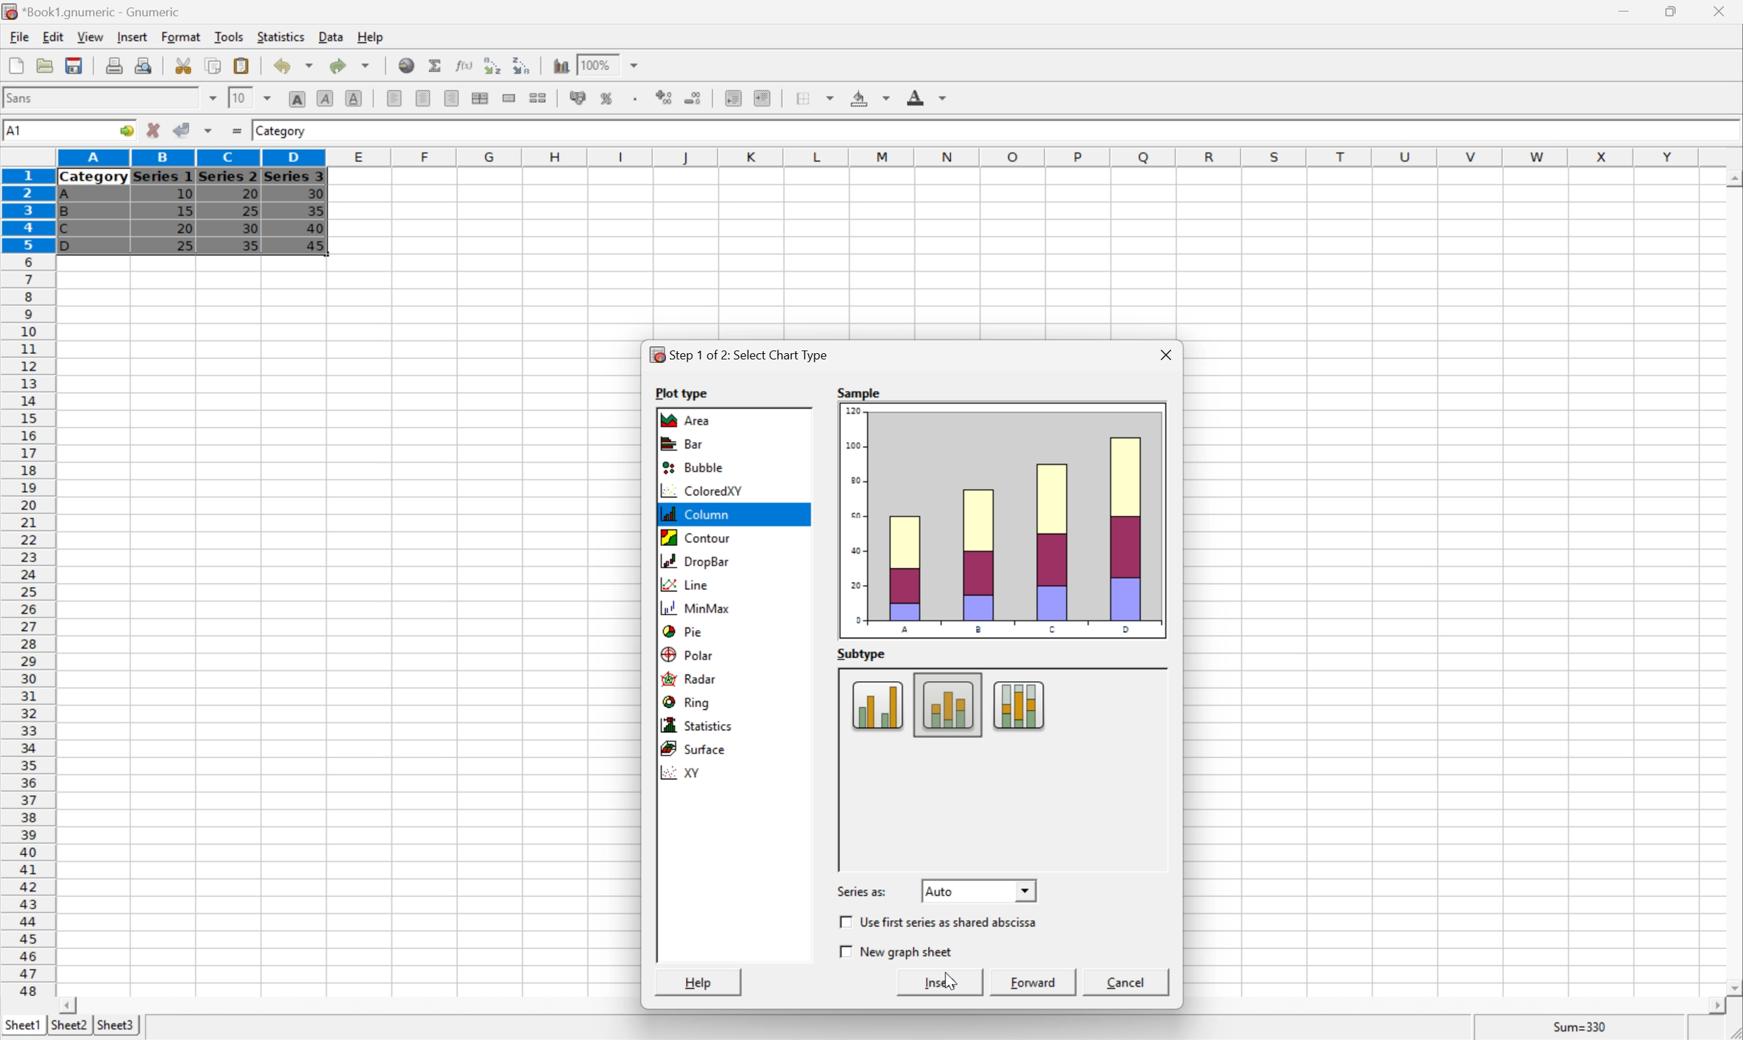  Describe the element at coordinates (371, 38) in the screenshot. I see `Help` at that location.